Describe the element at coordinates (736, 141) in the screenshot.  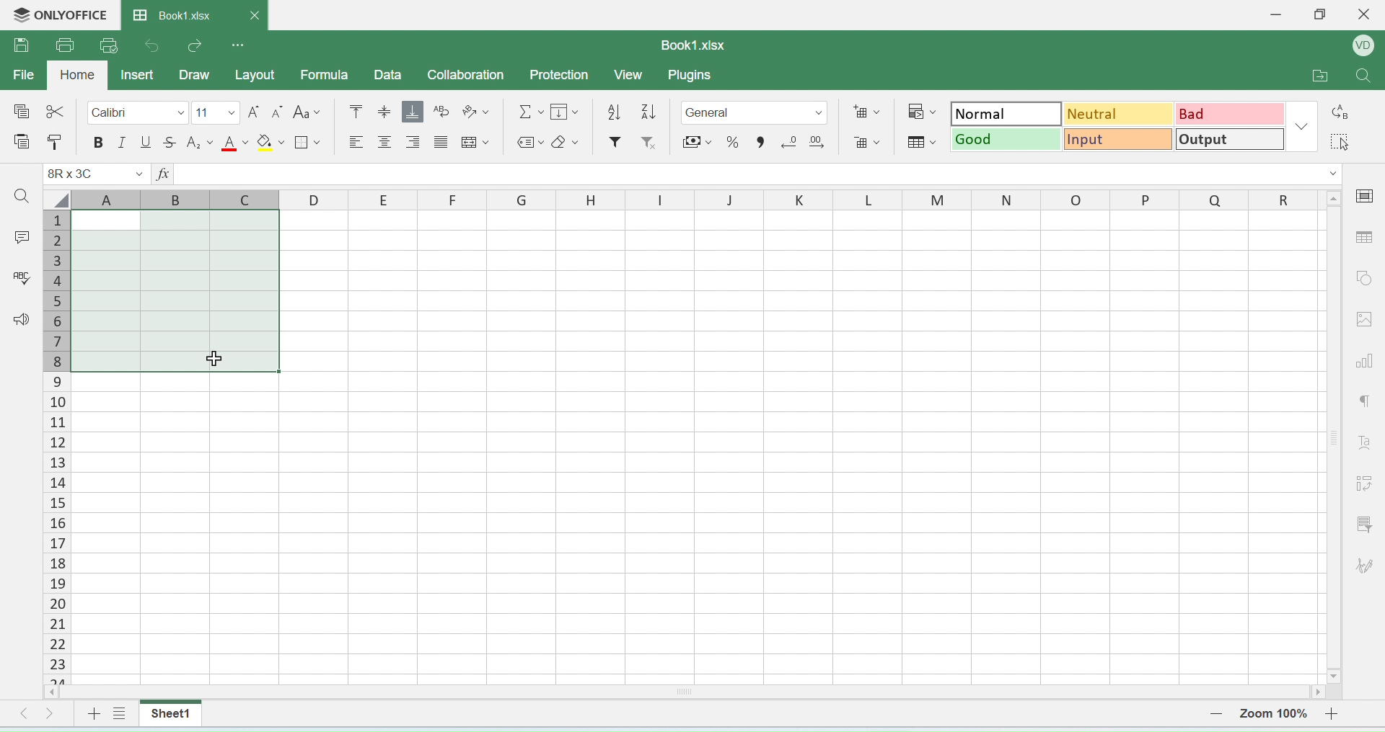
I see `percent` at that location.